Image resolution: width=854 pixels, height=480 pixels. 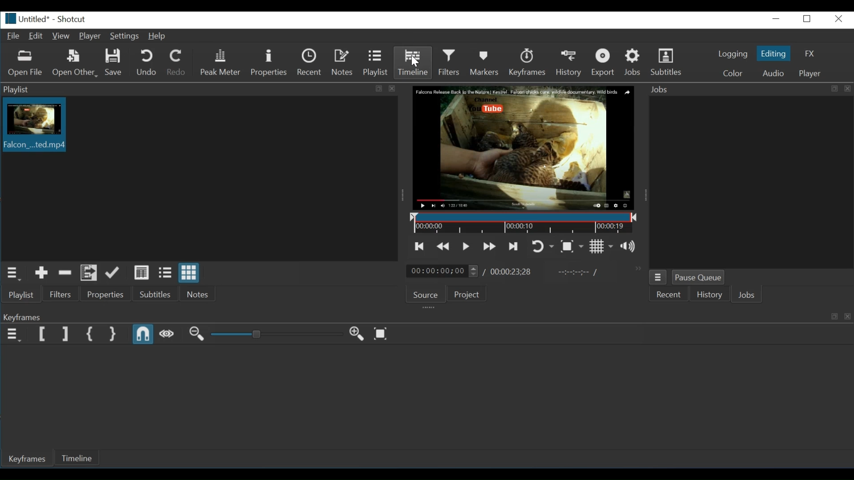 I want to click on Remove cut, so click(x=65, y=273).